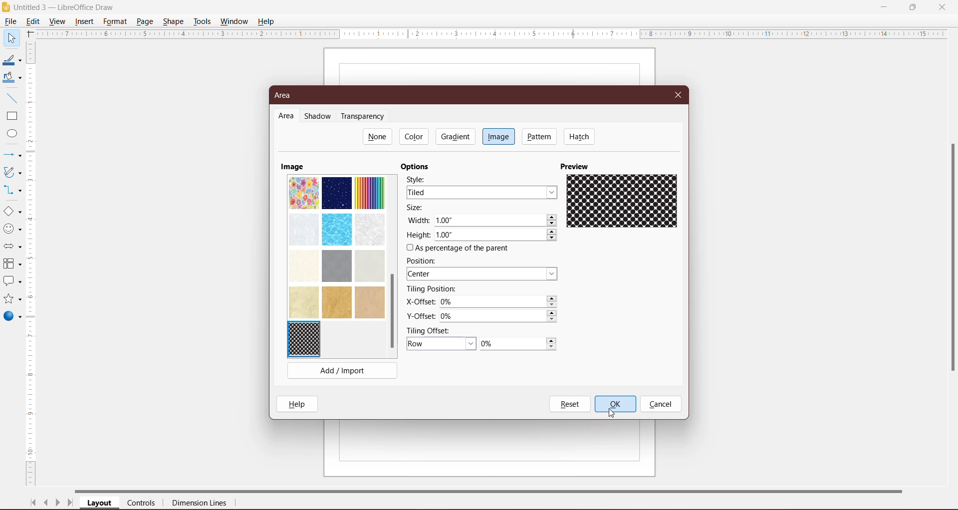  Describe the element at coordinates (11, 156) in the screenshot. I see `Lines and Arrows` at that location.